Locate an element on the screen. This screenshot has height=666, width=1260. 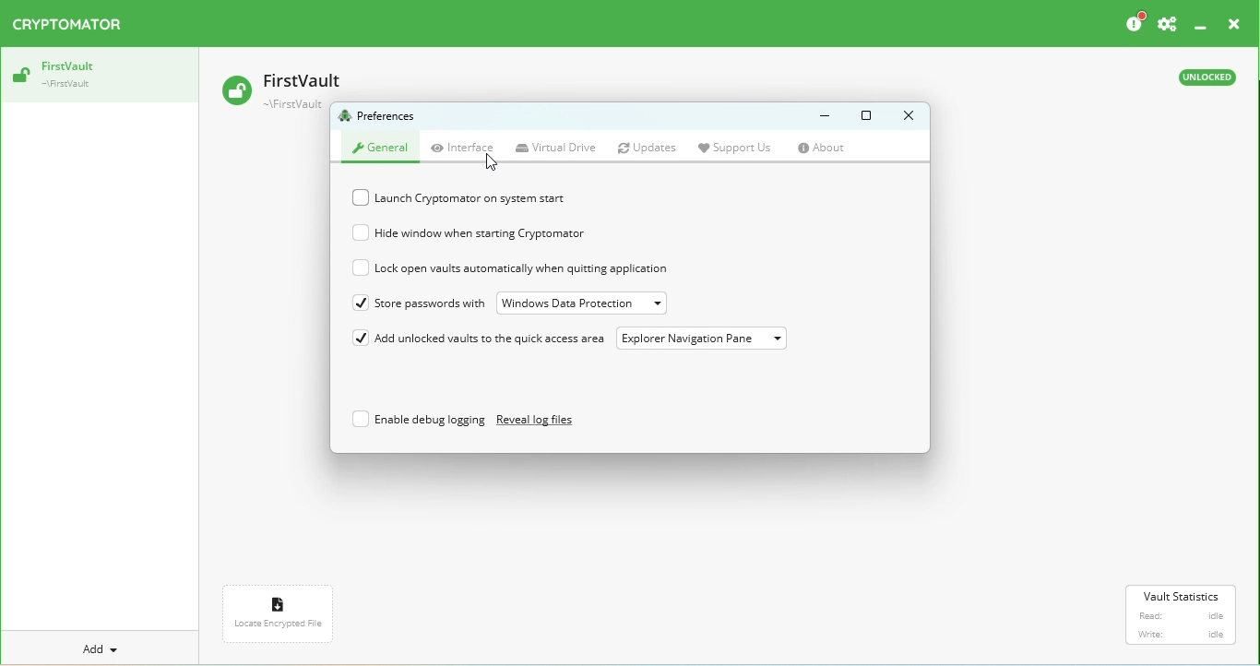
Preferences is located at coordinates (1168, 24).